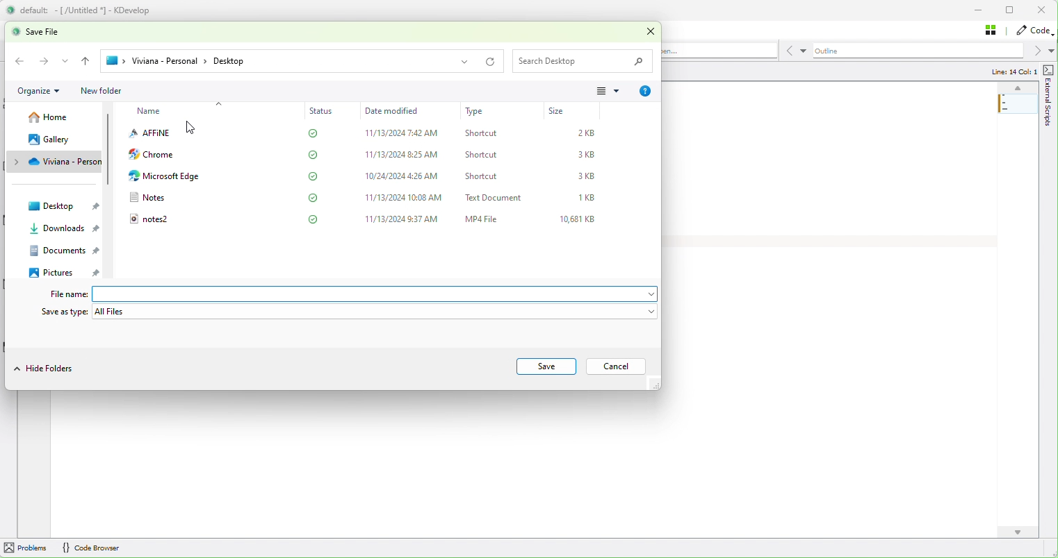 The width and height of the screenshot is (1058, 558). I want to click on saved to cloud, so click(314, 219).